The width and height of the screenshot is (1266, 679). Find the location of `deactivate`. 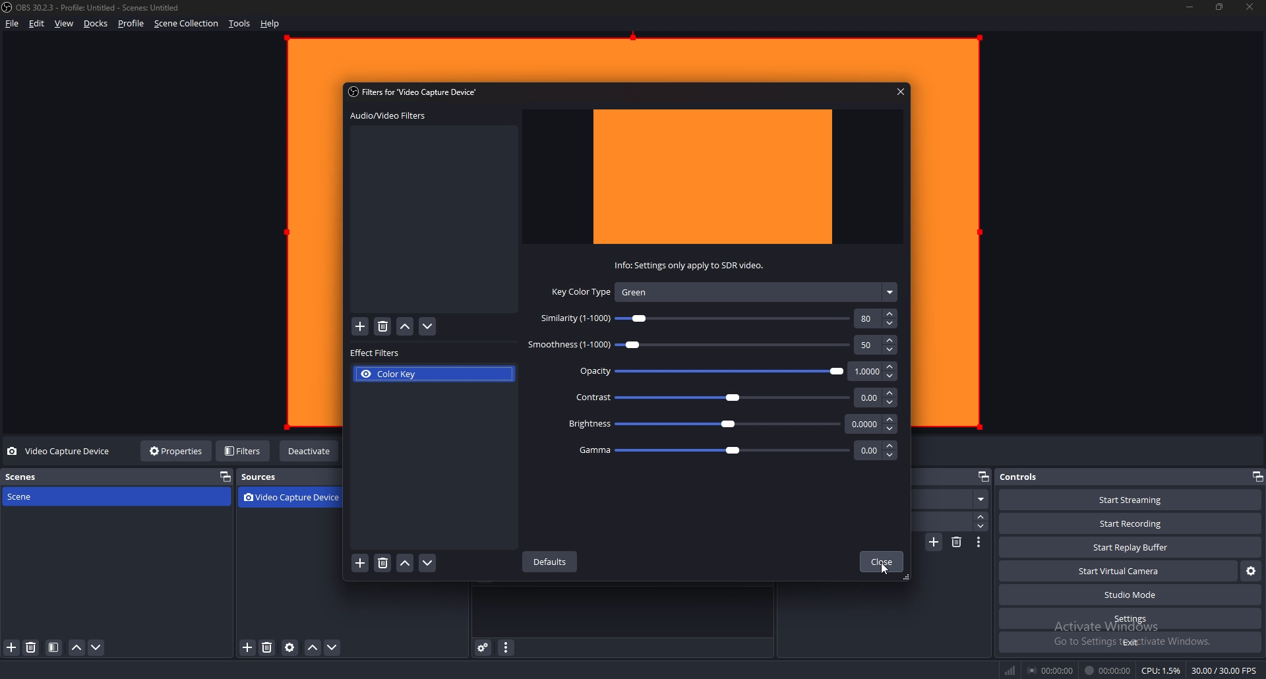

deactivate is located at coordinates (310, 452).